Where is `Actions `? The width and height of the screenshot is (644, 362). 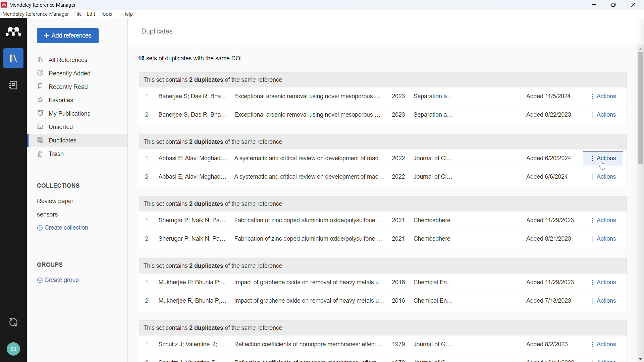
Actions  is located at coordinates (603, 167).